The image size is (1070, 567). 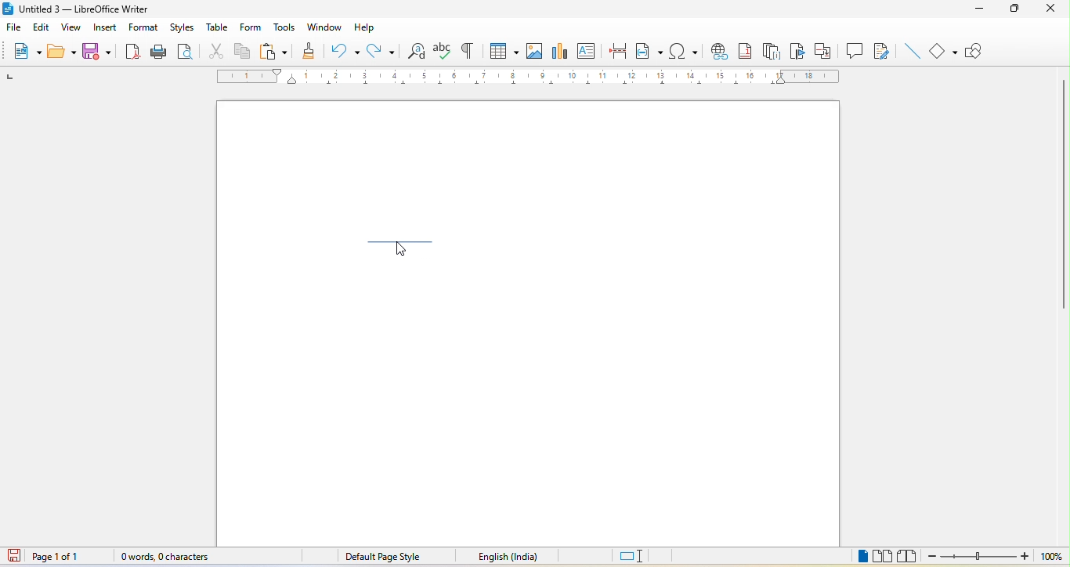 What do you see at coordinates (977, 51) in the screenshot?
I see `show draw function` at bounding box center [977, 51].